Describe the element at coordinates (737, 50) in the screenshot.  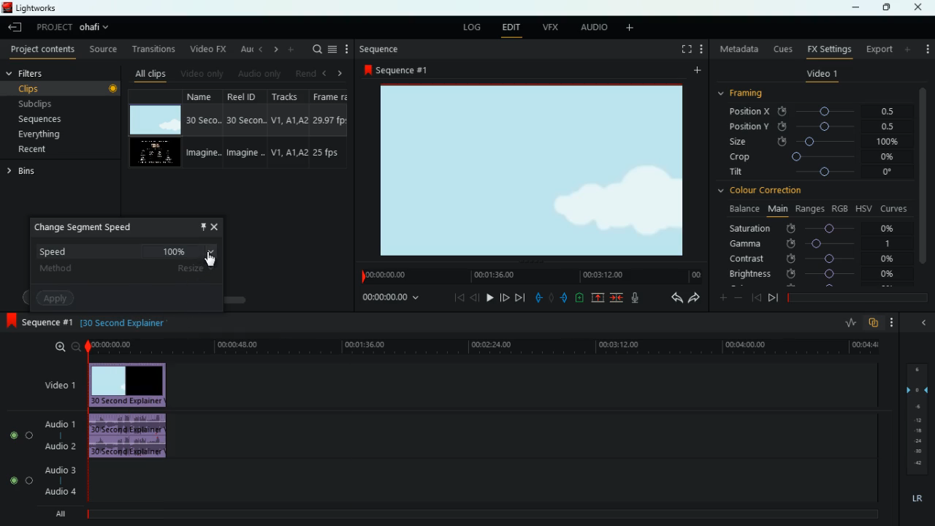
I see `metadata` at that location.